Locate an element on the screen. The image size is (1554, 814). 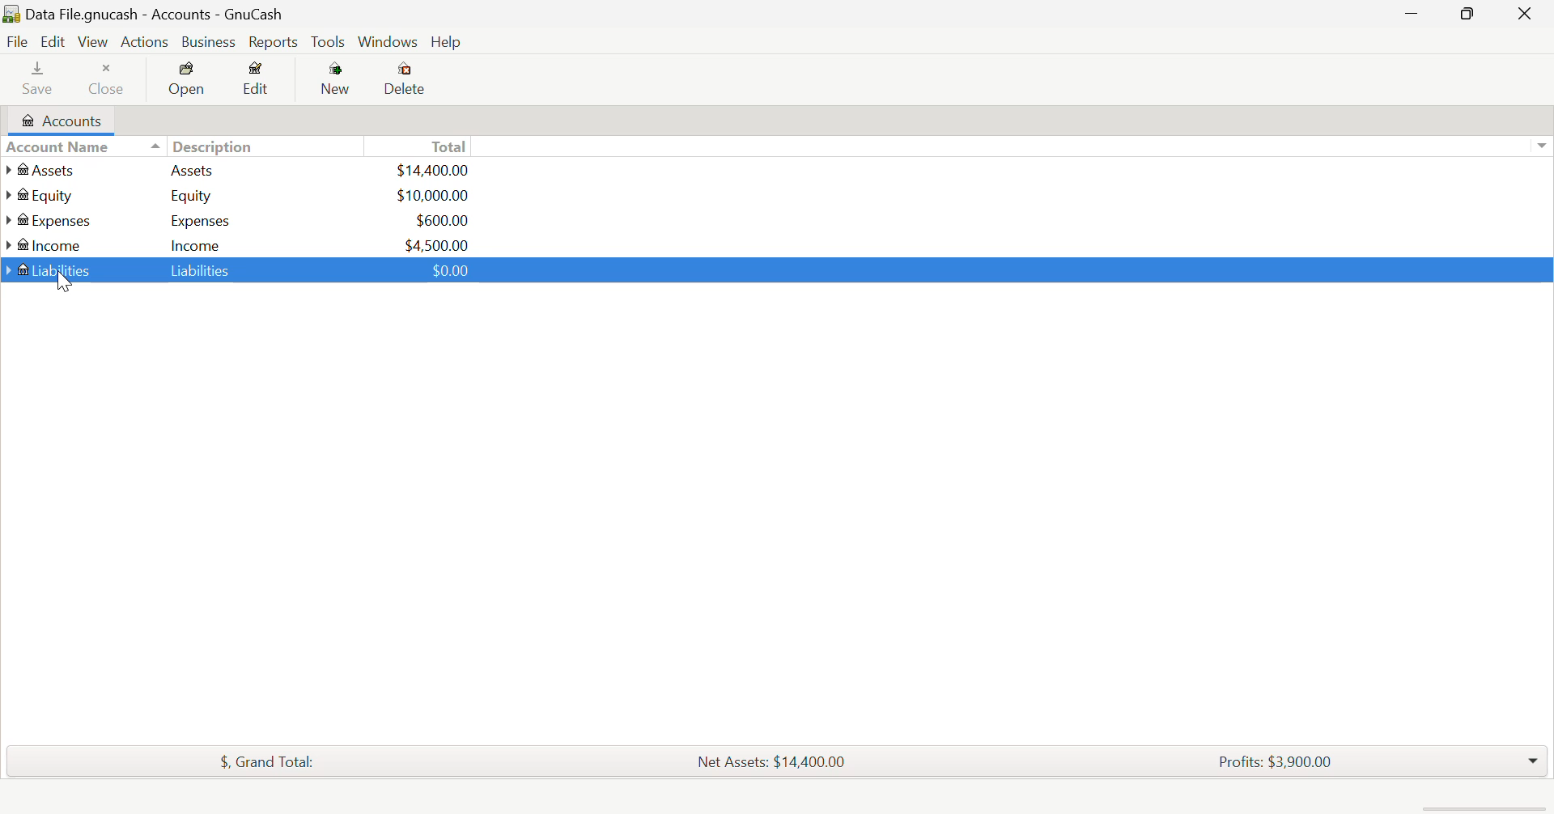
Liabilities is located at coordinates (202, 271).